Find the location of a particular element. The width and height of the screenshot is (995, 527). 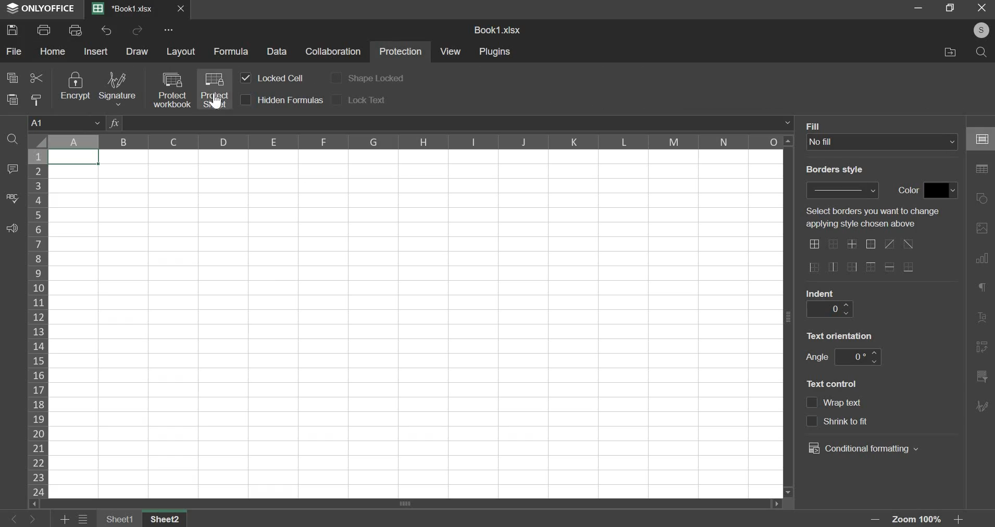

view is located at coordinates (451, 51).